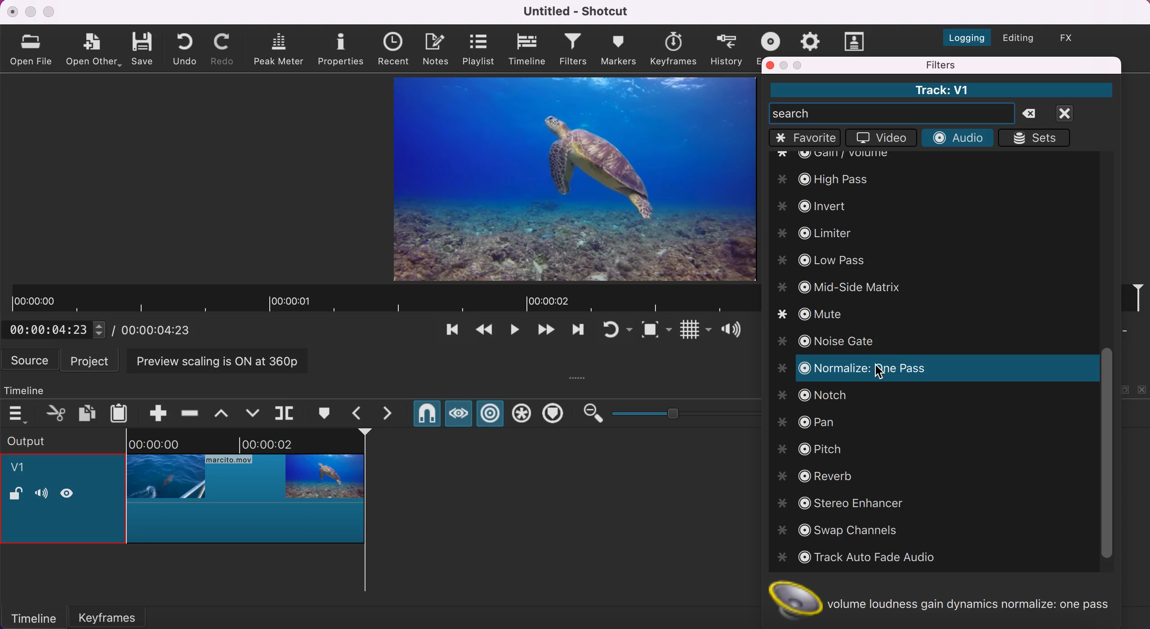 The height and width of the screenshot is (629, 1150). Describe the element at coordinates (152, 412) in the screenshot. I see `append` at that location.